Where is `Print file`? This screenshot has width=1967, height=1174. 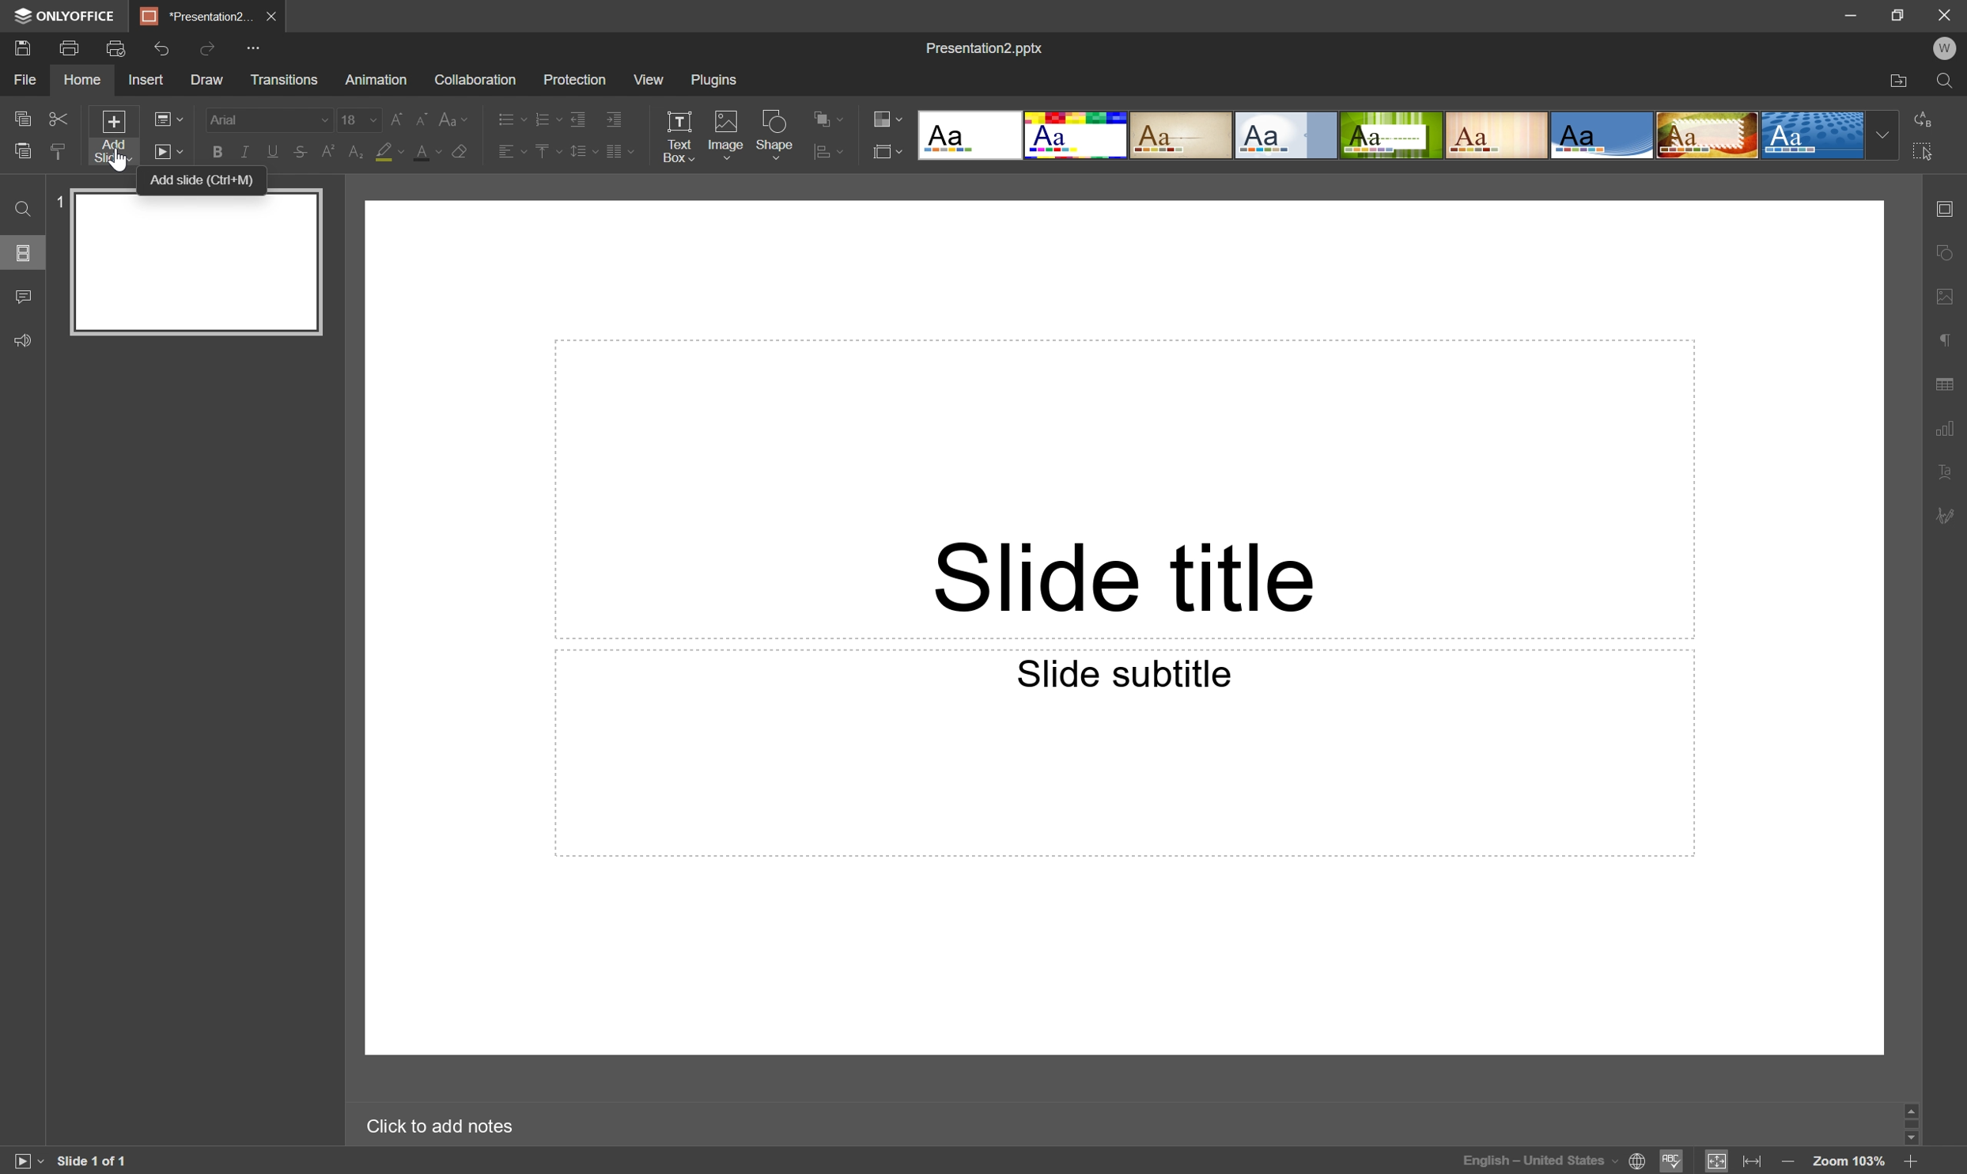 Print file is located at coordinates (70, 48).